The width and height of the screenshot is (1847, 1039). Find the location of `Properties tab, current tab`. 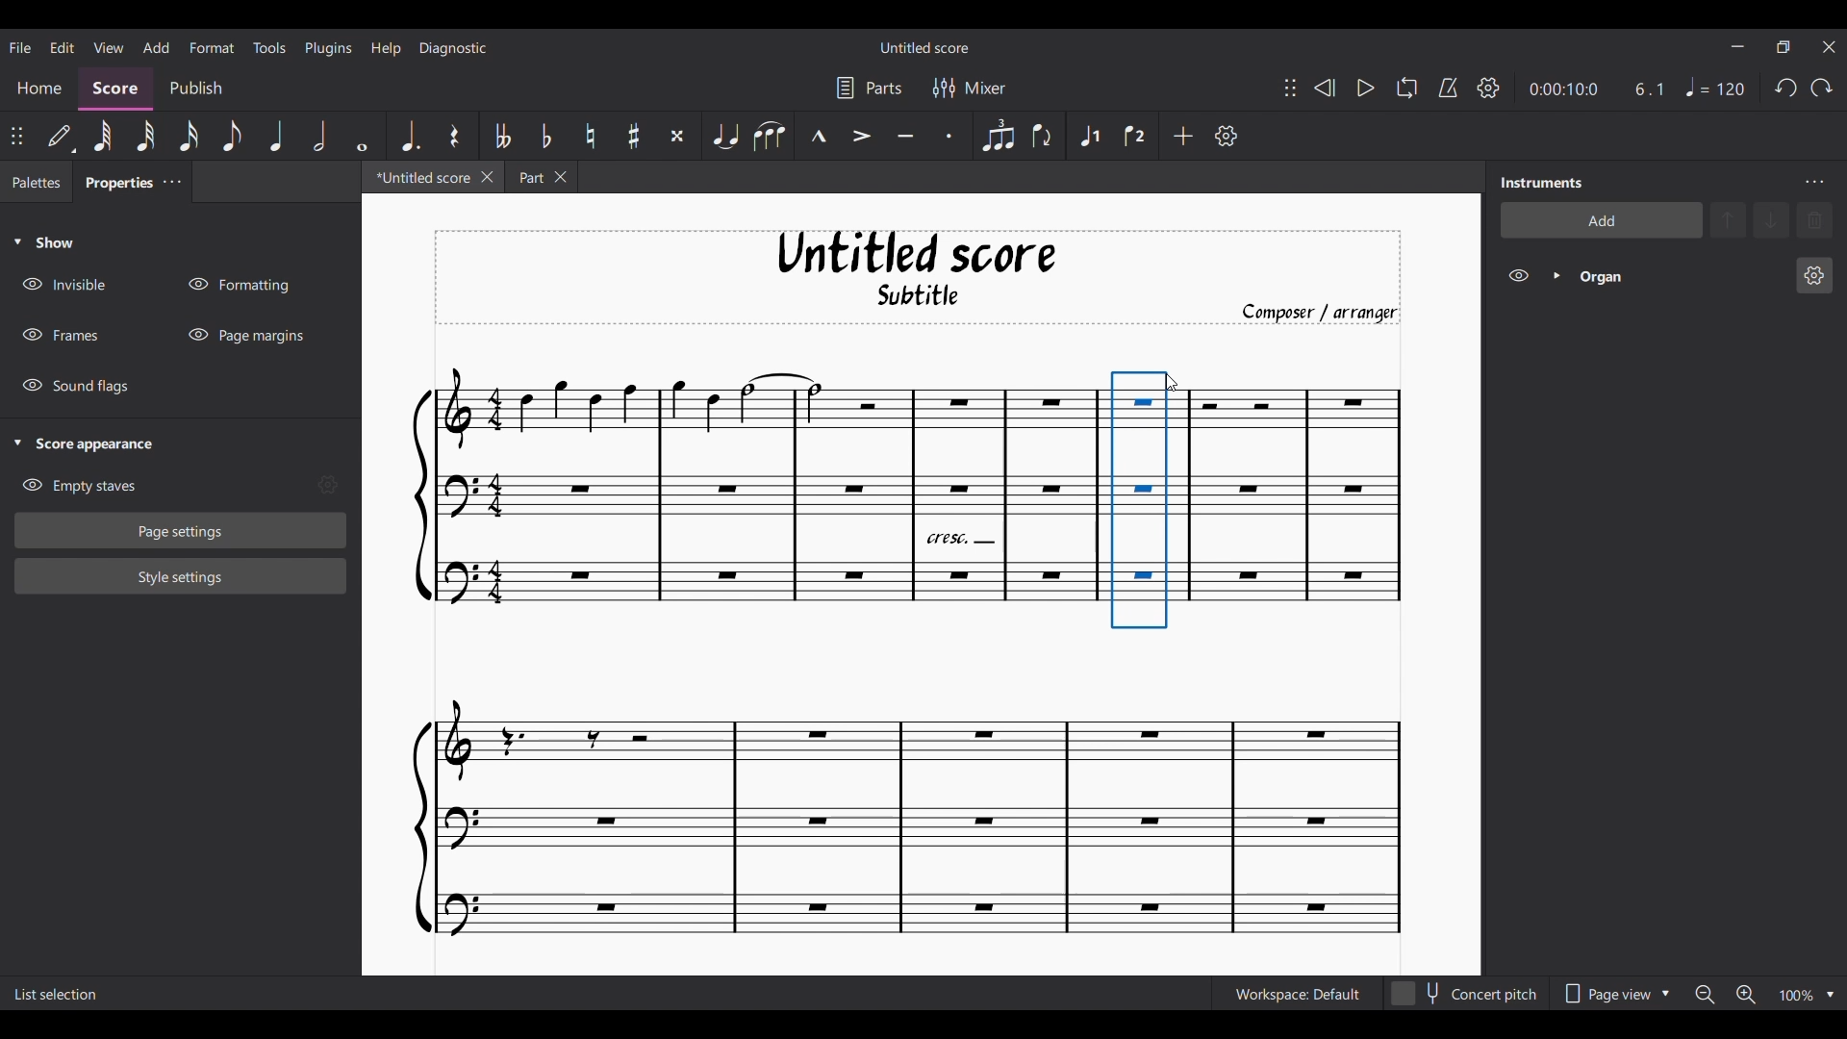

Properties tab, current tab is located at coordinates (114, 181).